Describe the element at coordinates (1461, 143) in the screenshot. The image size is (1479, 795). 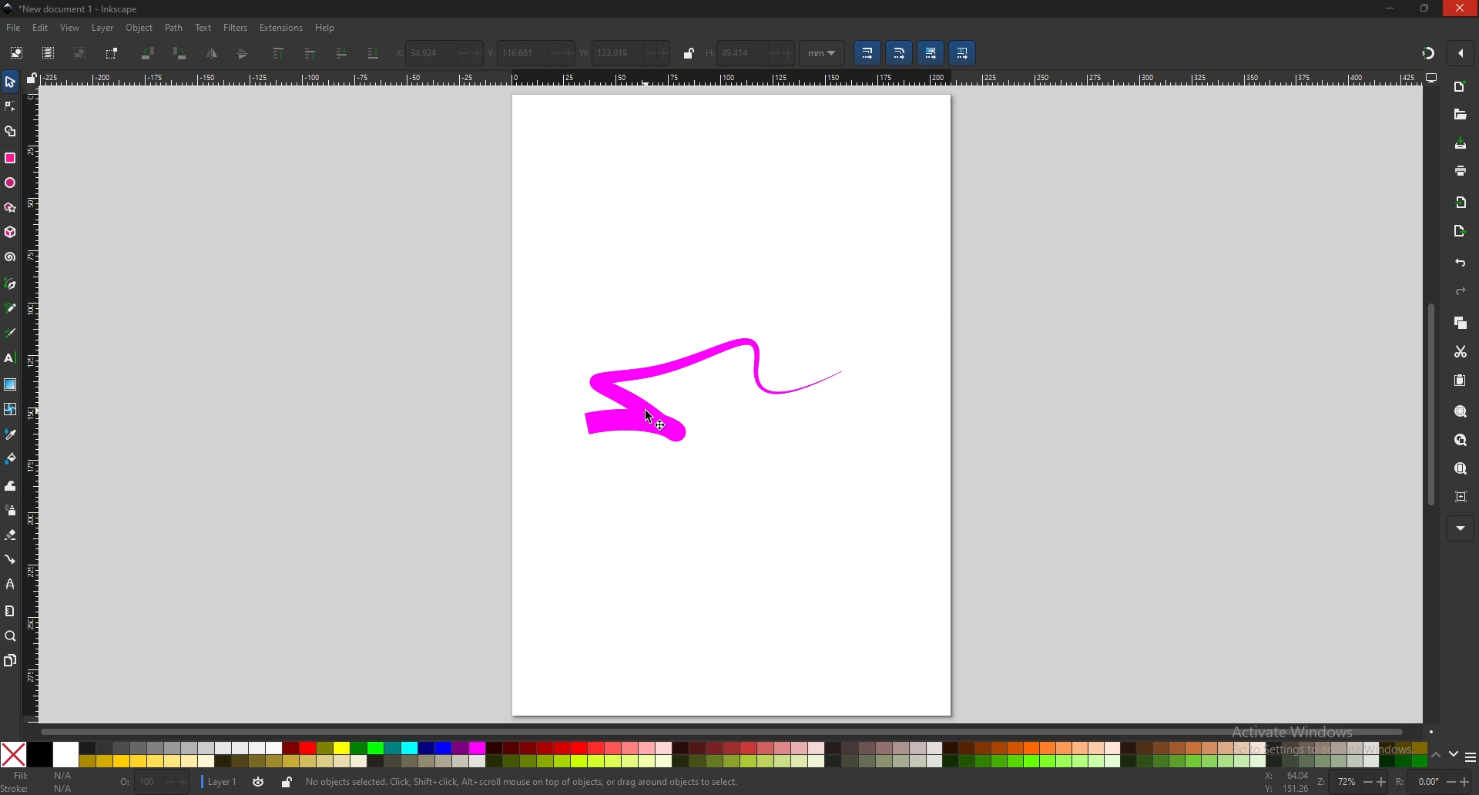
I see `save` at that location.